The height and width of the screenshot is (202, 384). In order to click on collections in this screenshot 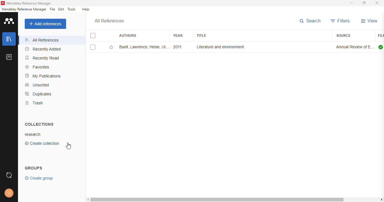, I will do `click(40, 124)`.